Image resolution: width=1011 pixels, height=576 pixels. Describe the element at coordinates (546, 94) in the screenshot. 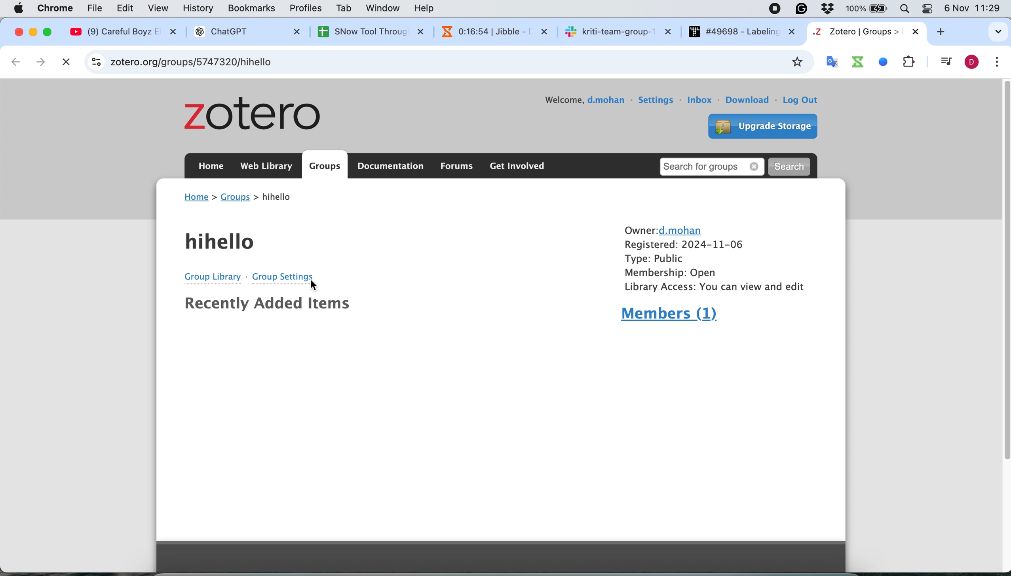

I see `welcome` at that location.